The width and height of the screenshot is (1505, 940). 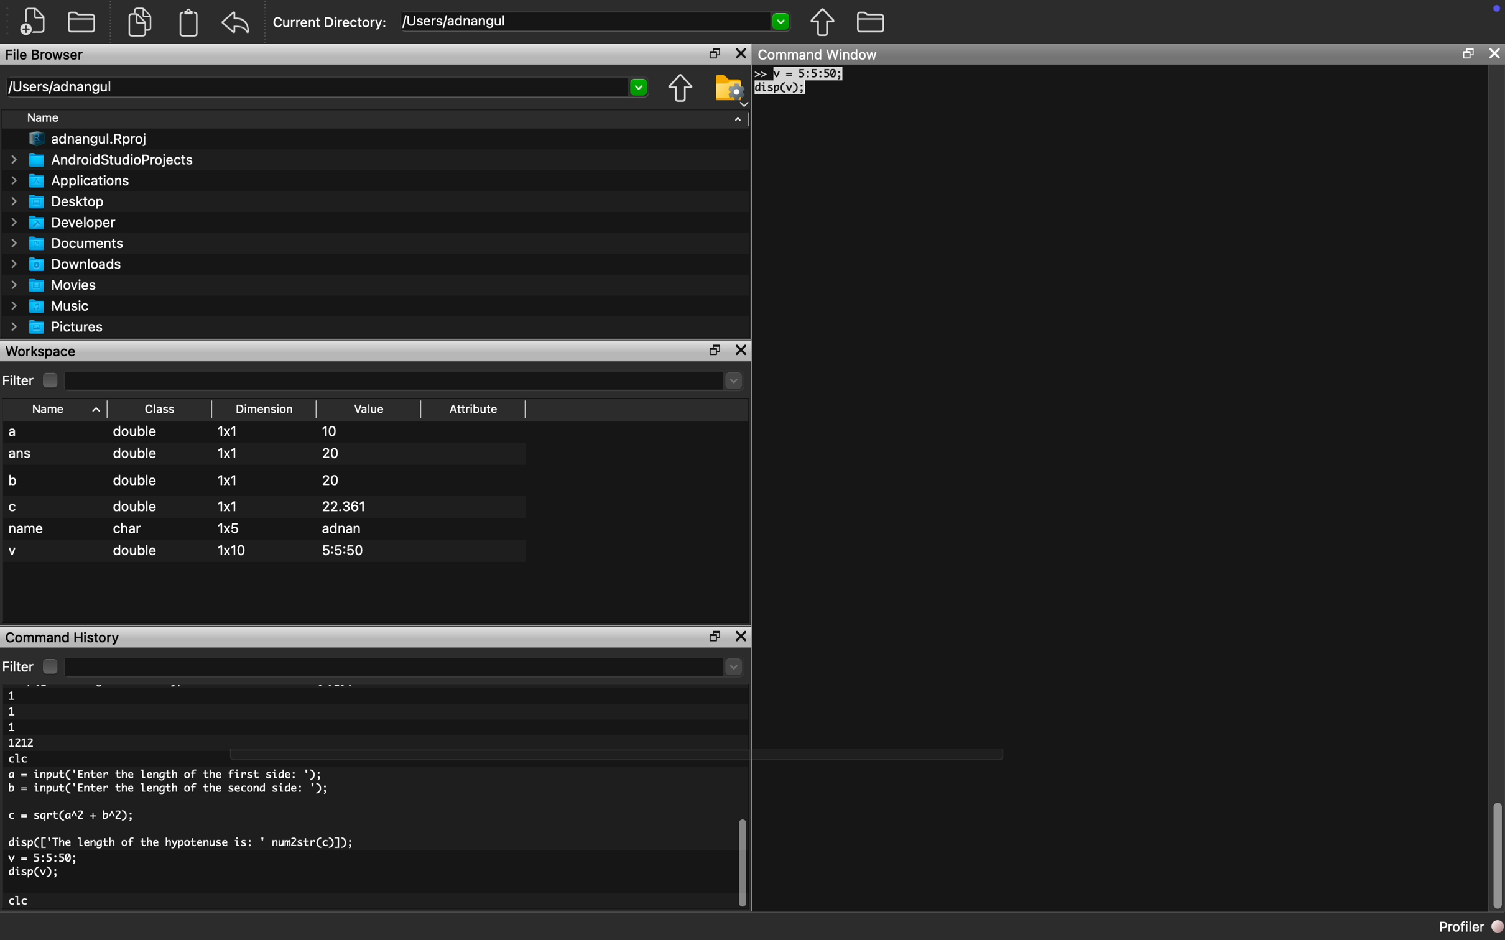 What do you see at coordinates (333, 431) in the screenshot?
I see `10` at bounding box center [333, 431].